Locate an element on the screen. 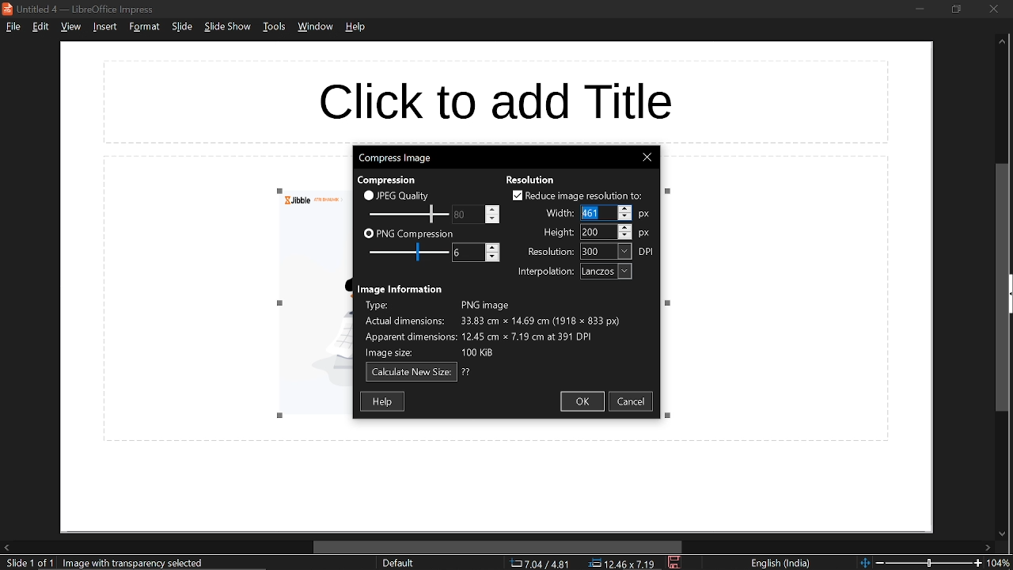  Increase  is located at coordinates (626, 226).